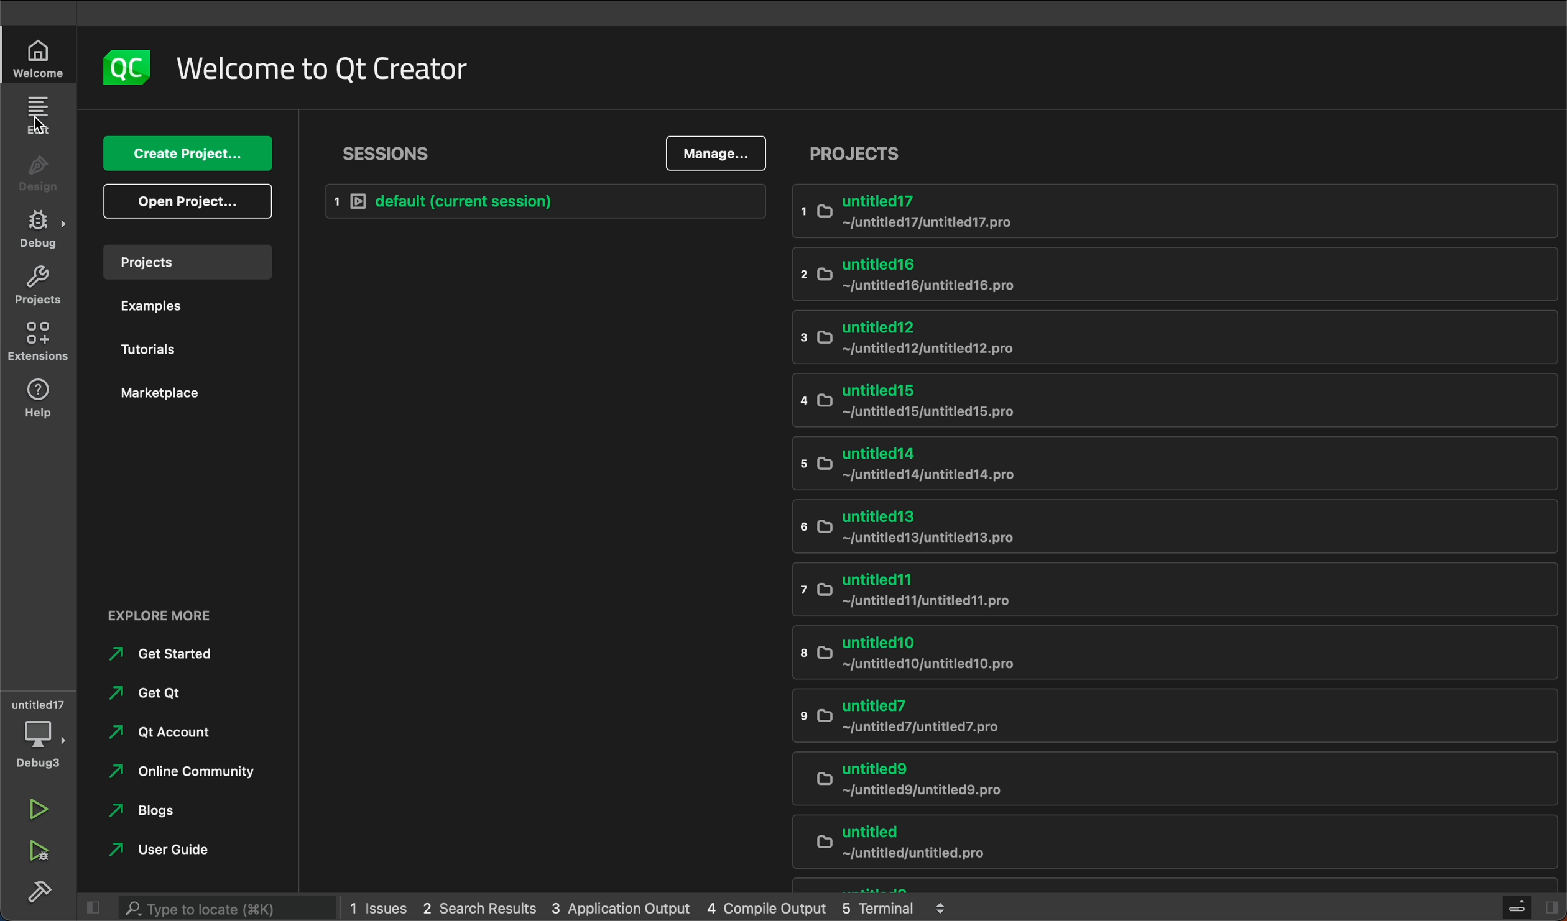 The width and height of the screenshot is (1567, 921). I want to click on debug, so click(42, 229).